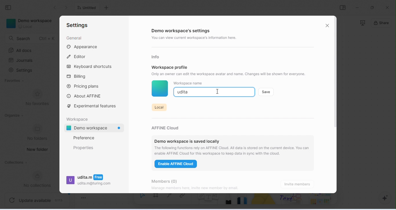 This screenshot has width=396, height=210. I want to click on journals, so click(21, 60).